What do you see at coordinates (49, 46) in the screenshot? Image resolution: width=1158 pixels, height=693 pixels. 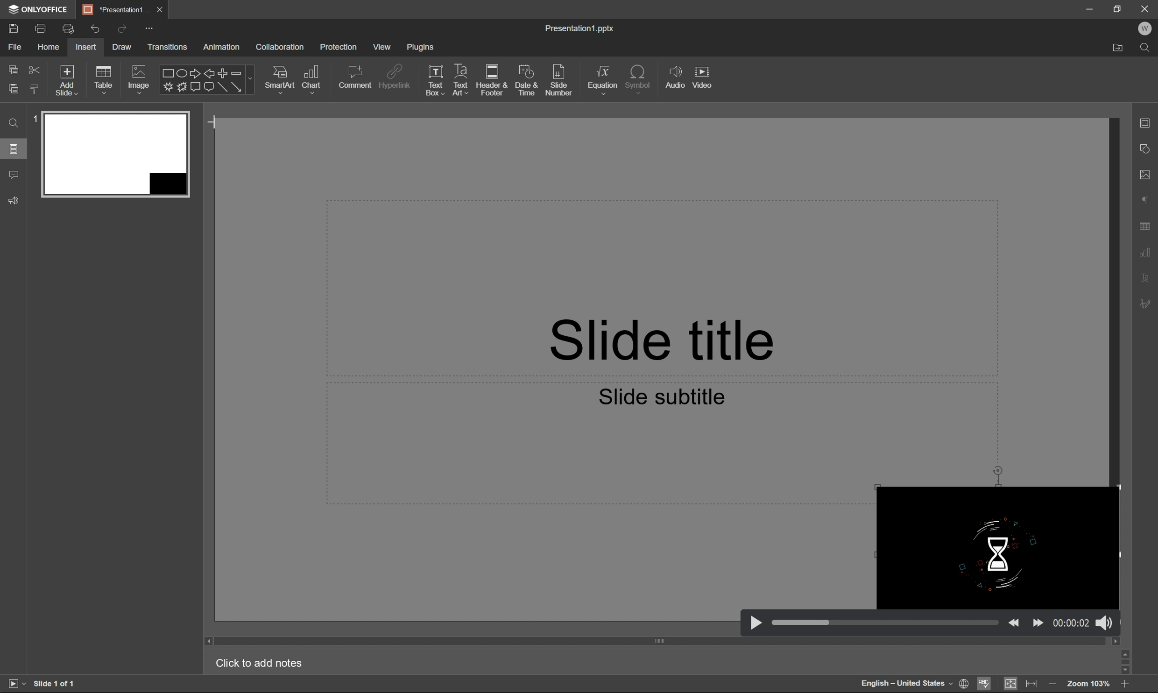 I see `home` at bounding box center [49, 46].